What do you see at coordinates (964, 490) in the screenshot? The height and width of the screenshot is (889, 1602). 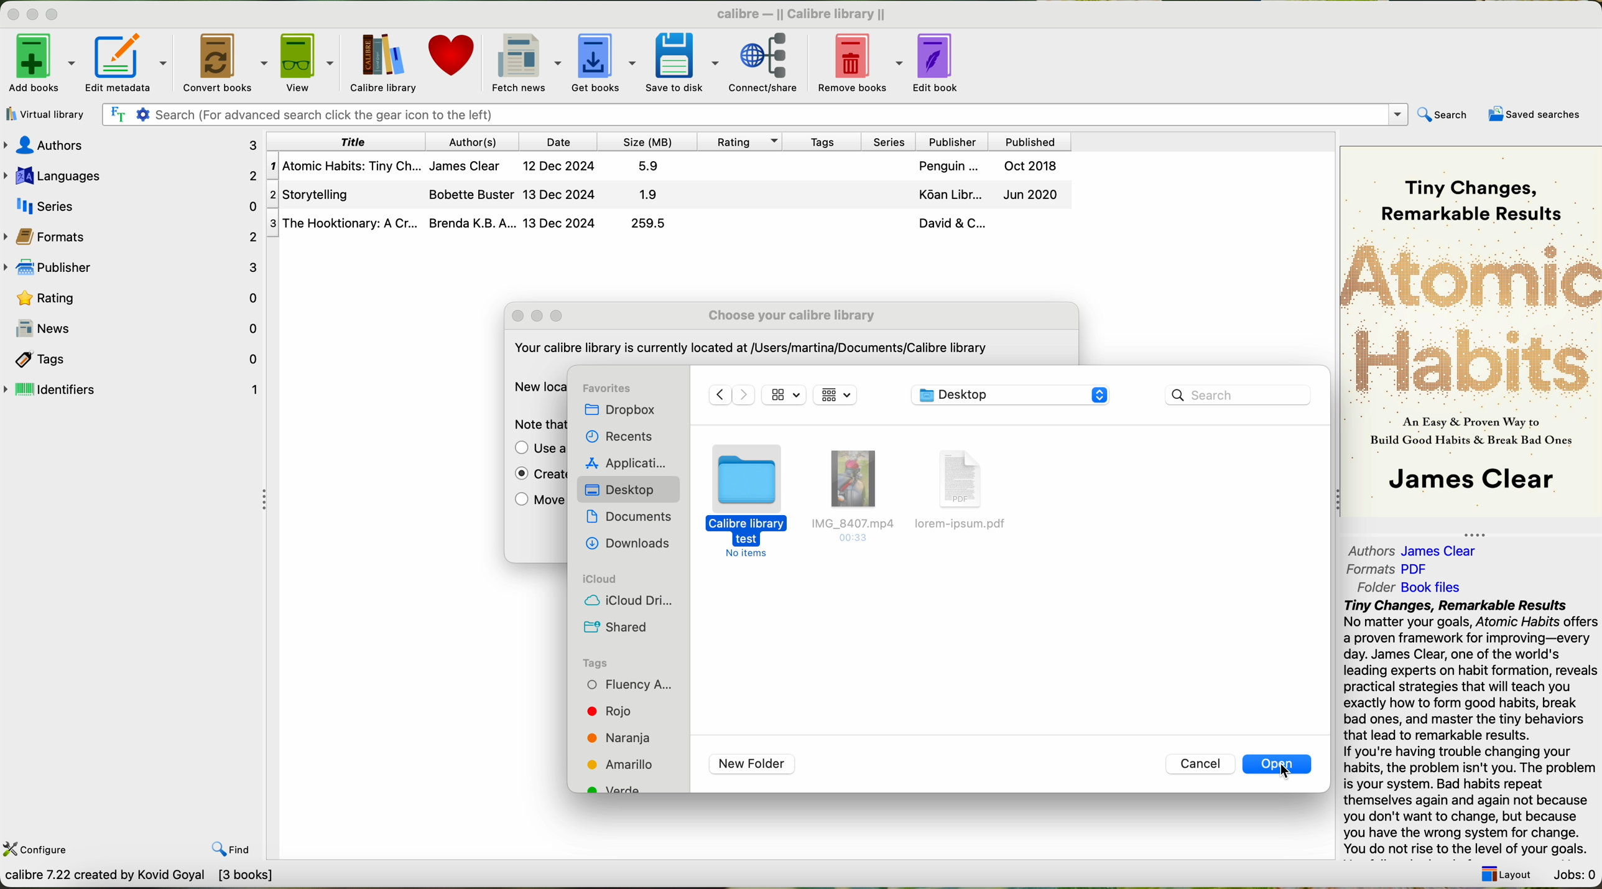 I see `file` at bounding box center [964, 490].